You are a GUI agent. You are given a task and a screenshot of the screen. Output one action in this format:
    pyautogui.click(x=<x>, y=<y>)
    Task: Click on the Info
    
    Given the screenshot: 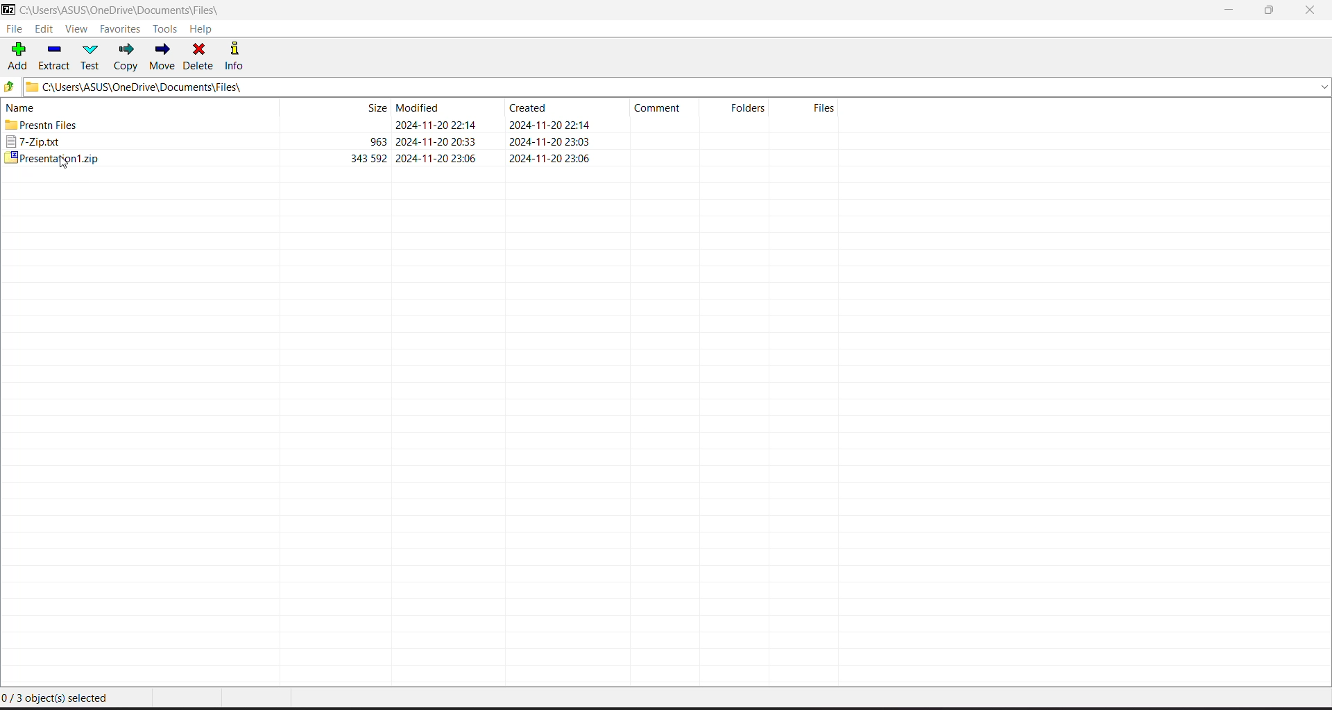 What is the action you would take?
    pyautogui.click(x=239, y=55)
    